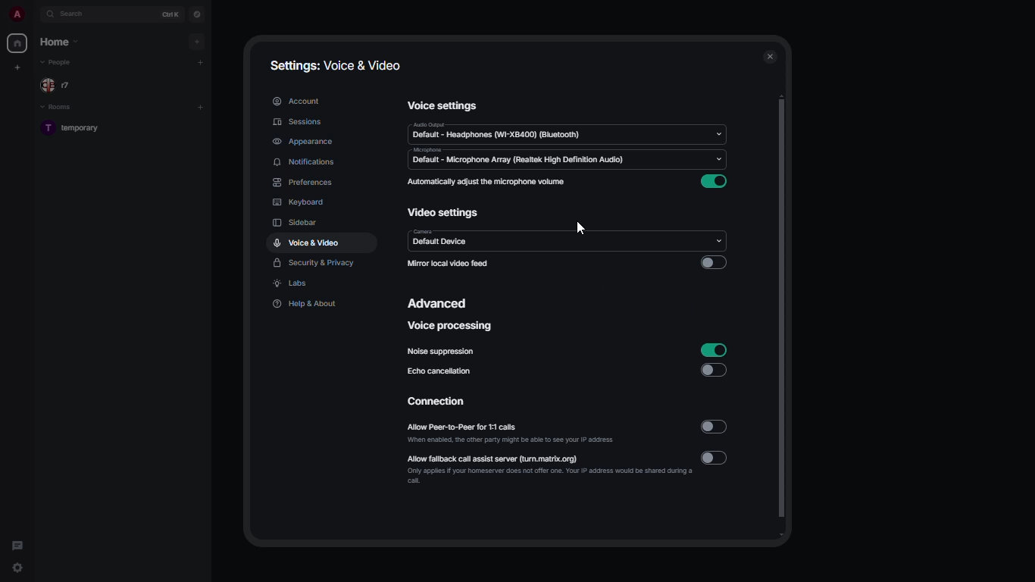 Image resolution: width=1035 pixels, height=582 pixels. Describe the element at coordinates (195, 42) in the screenshot. I see `add` at that location.